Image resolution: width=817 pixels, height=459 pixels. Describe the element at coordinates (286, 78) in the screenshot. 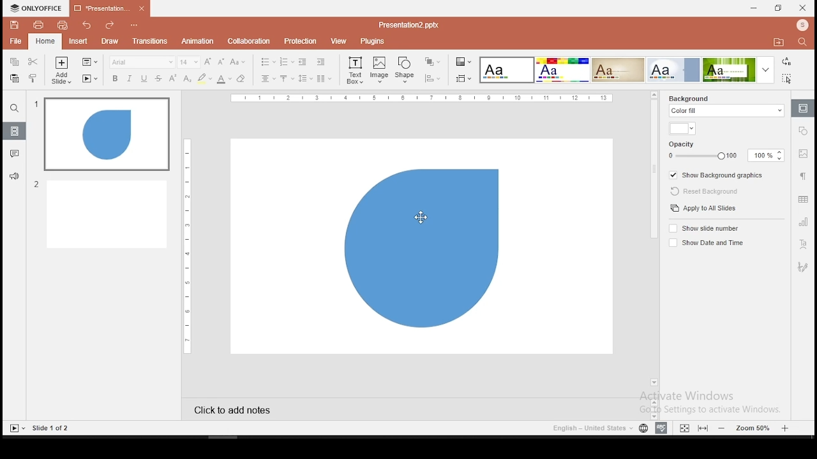

I see `vertical alignment` at that location.